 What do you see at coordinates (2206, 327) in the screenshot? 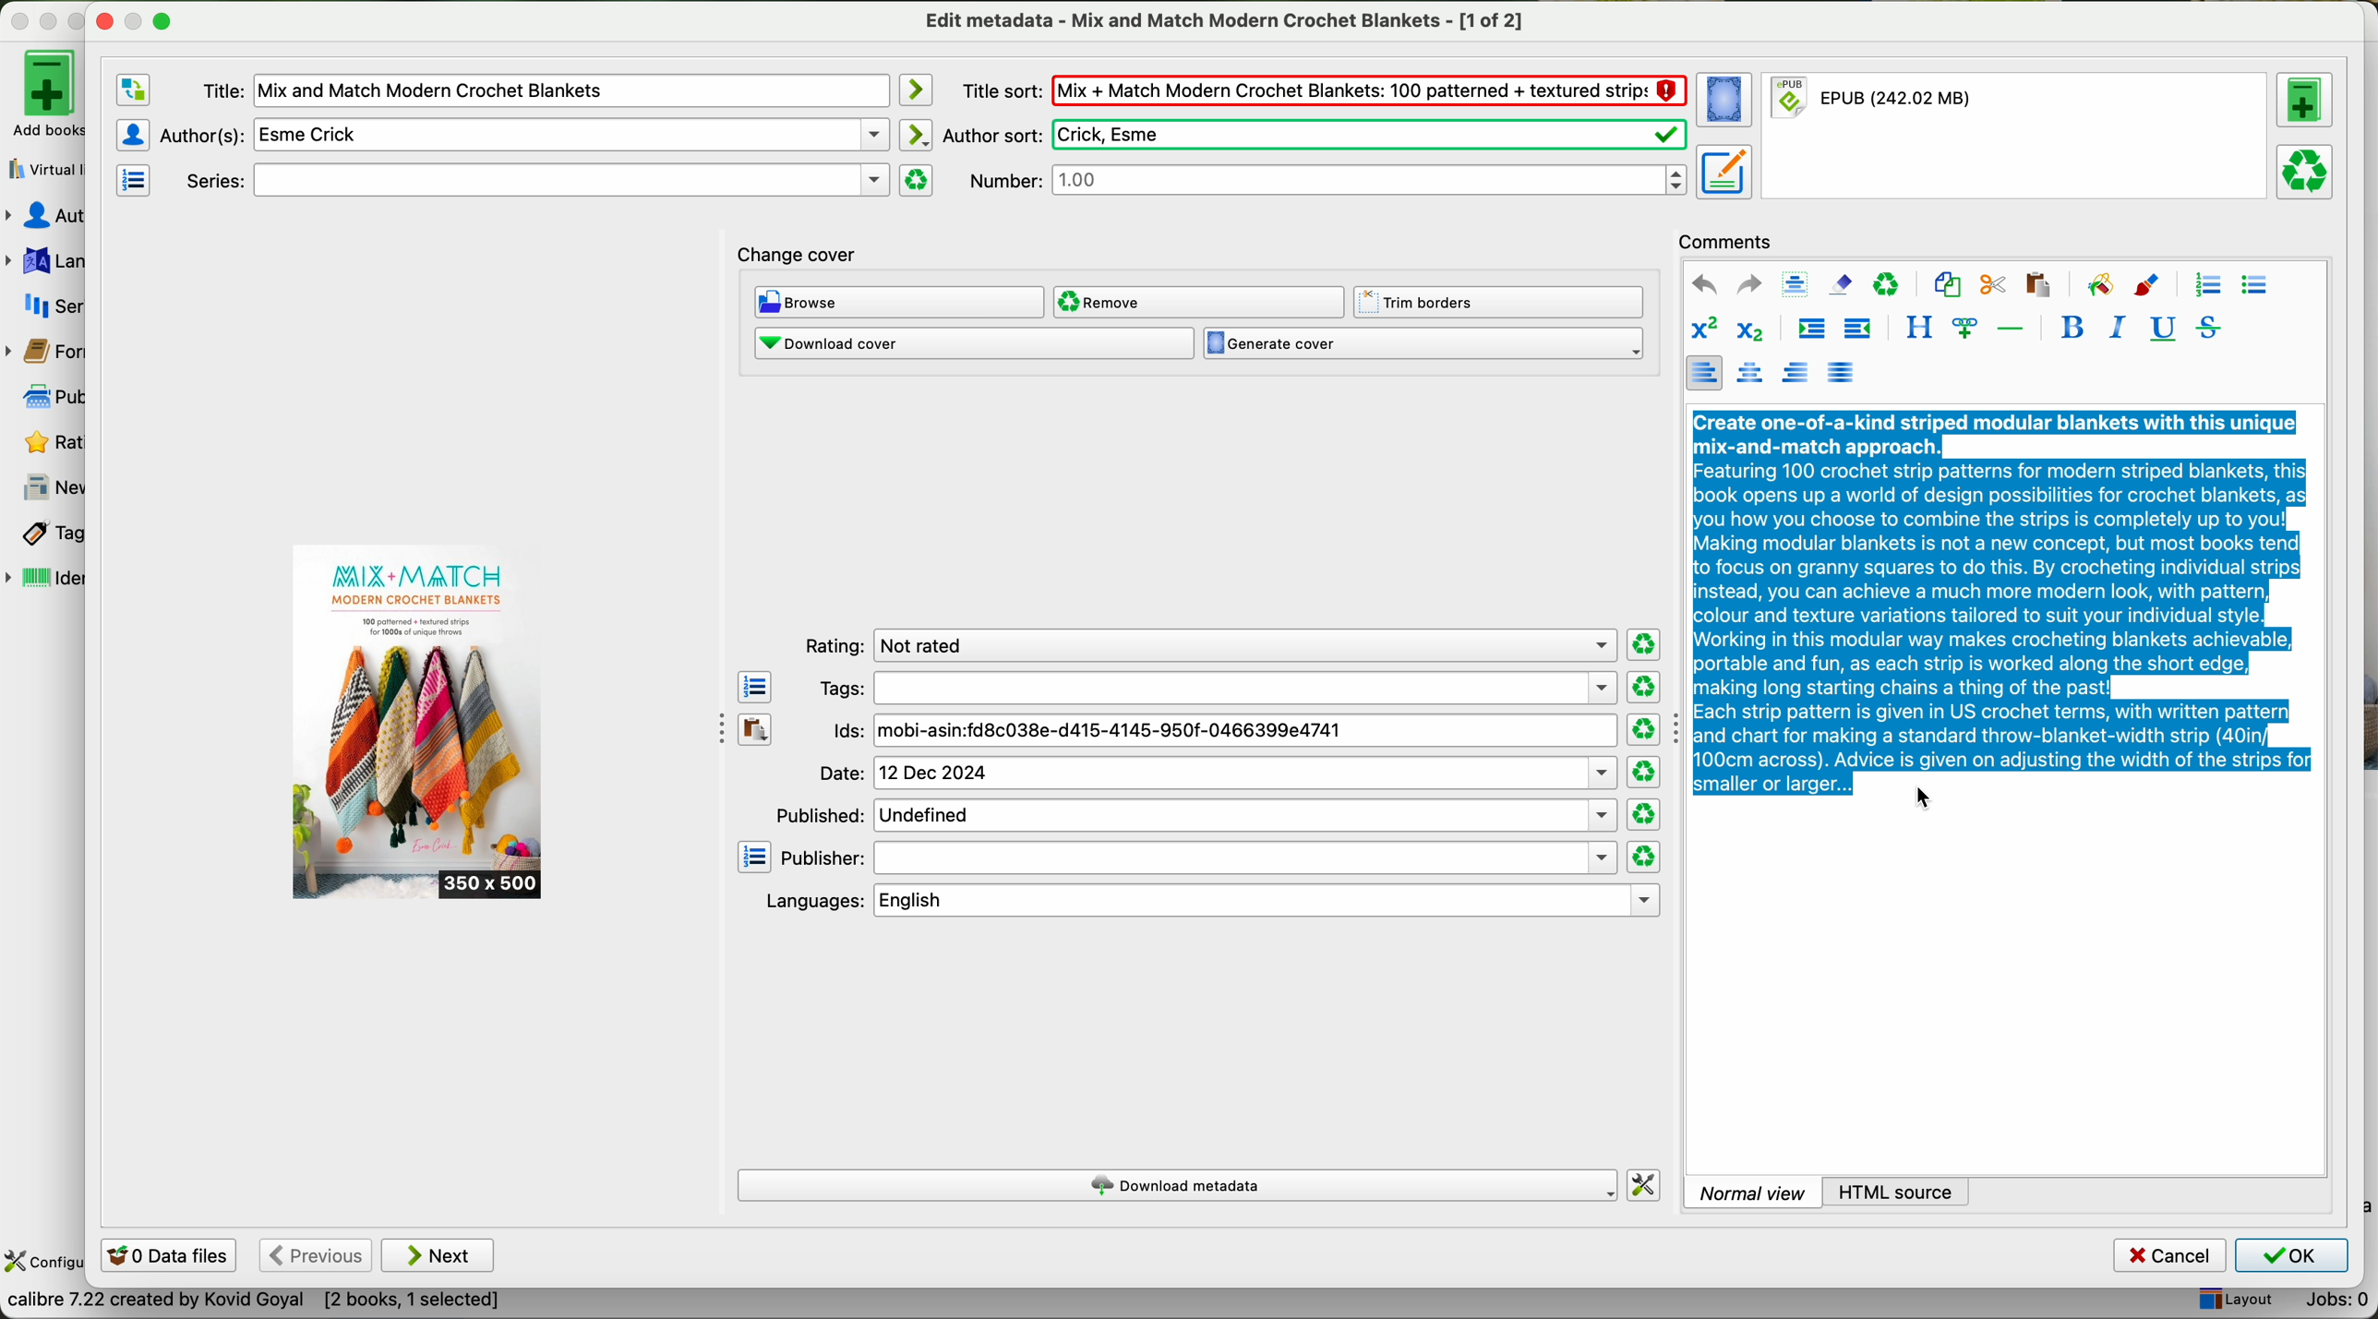
I see `strikeout` at bounding box center [2206, 327].